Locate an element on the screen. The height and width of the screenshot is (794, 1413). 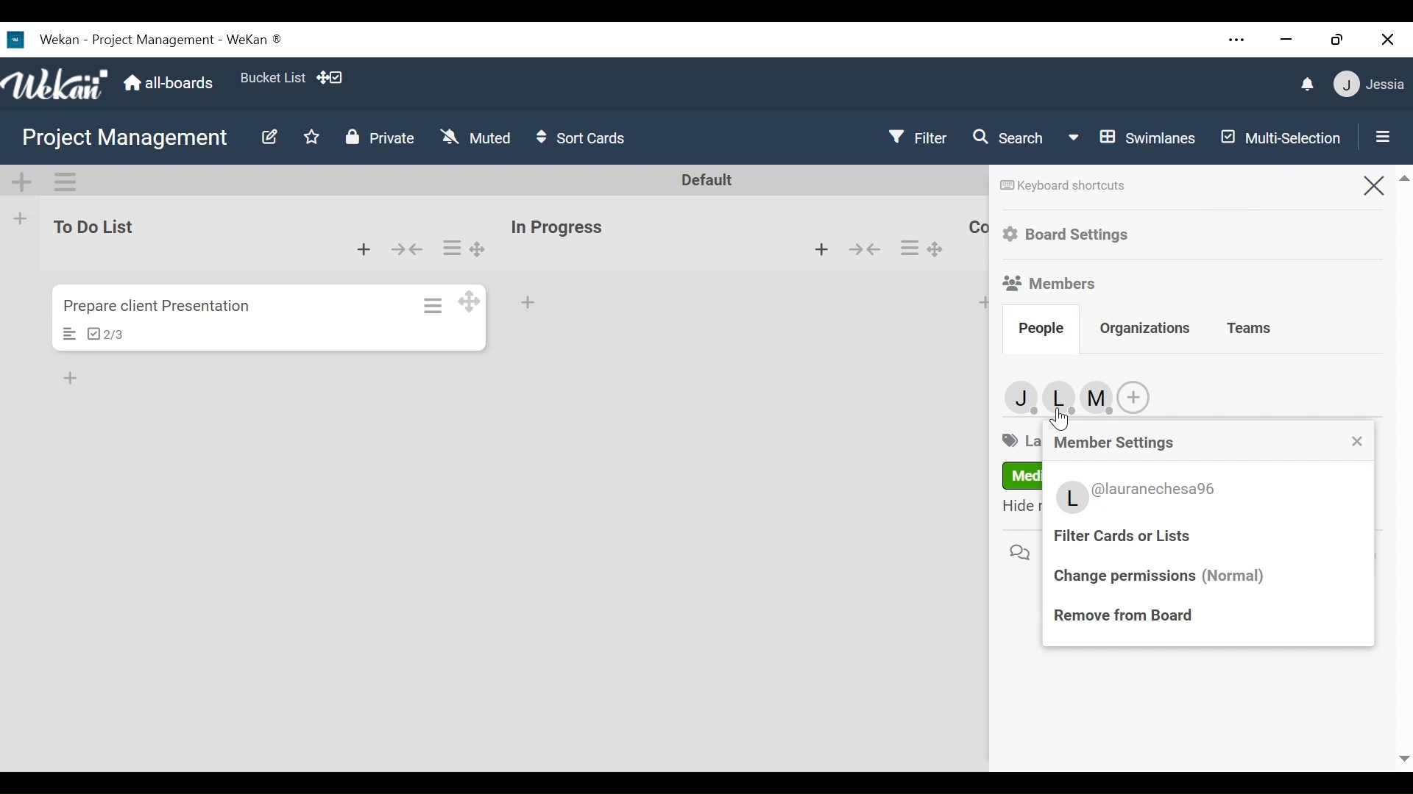
Favorites is located at coordinates (310, 137).